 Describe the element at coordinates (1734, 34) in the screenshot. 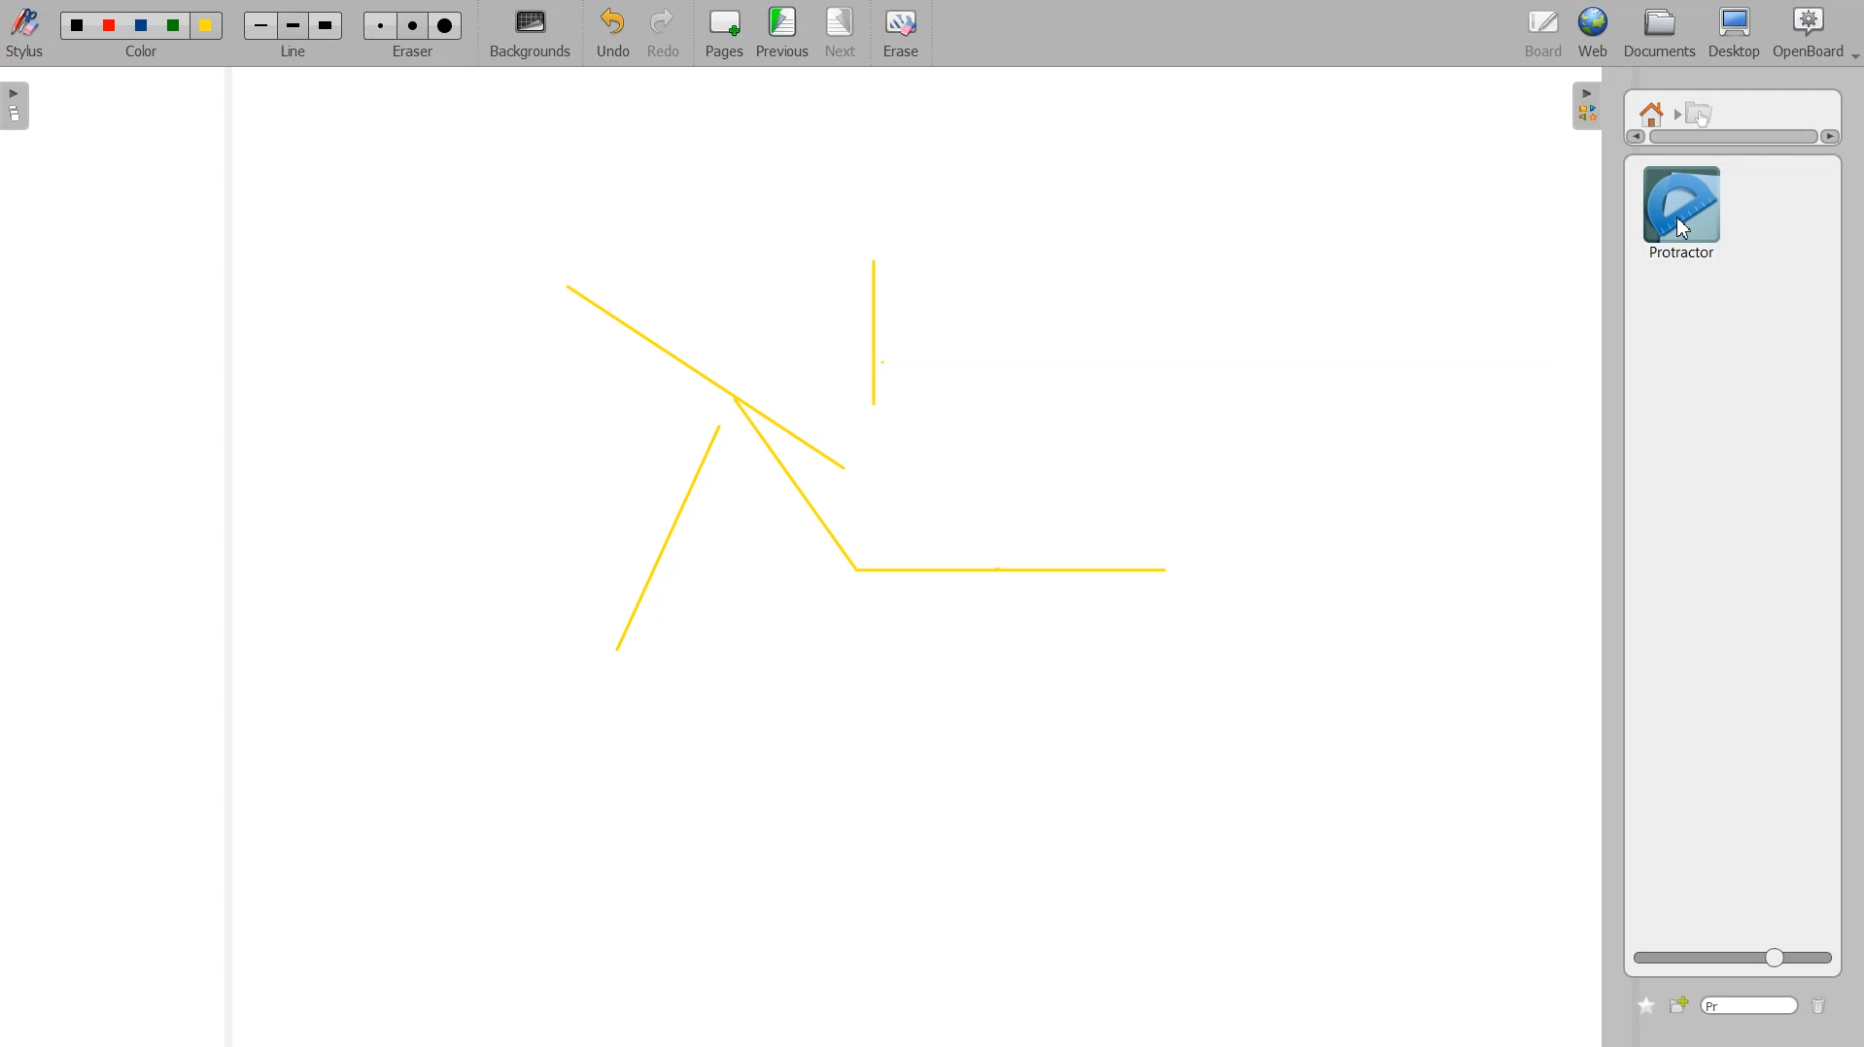

I see `Desktop` at that location.